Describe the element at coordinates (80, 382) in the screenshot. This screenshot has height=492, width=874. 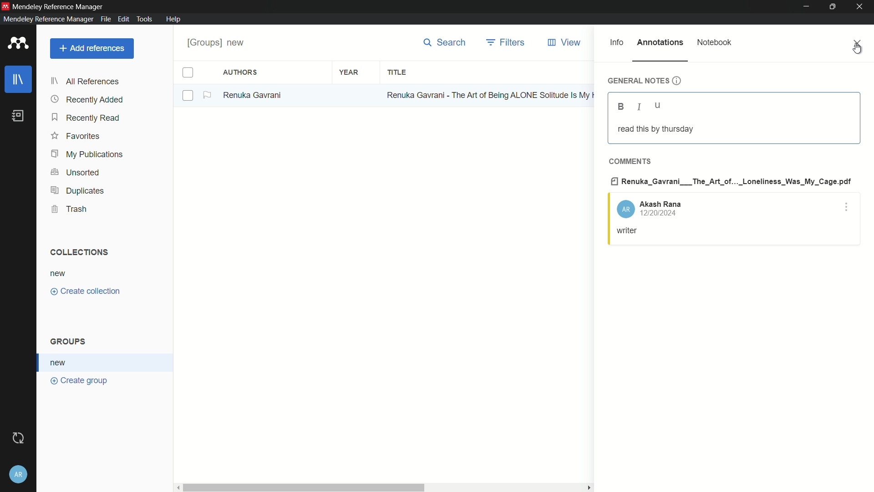
I see `create group` at that location.